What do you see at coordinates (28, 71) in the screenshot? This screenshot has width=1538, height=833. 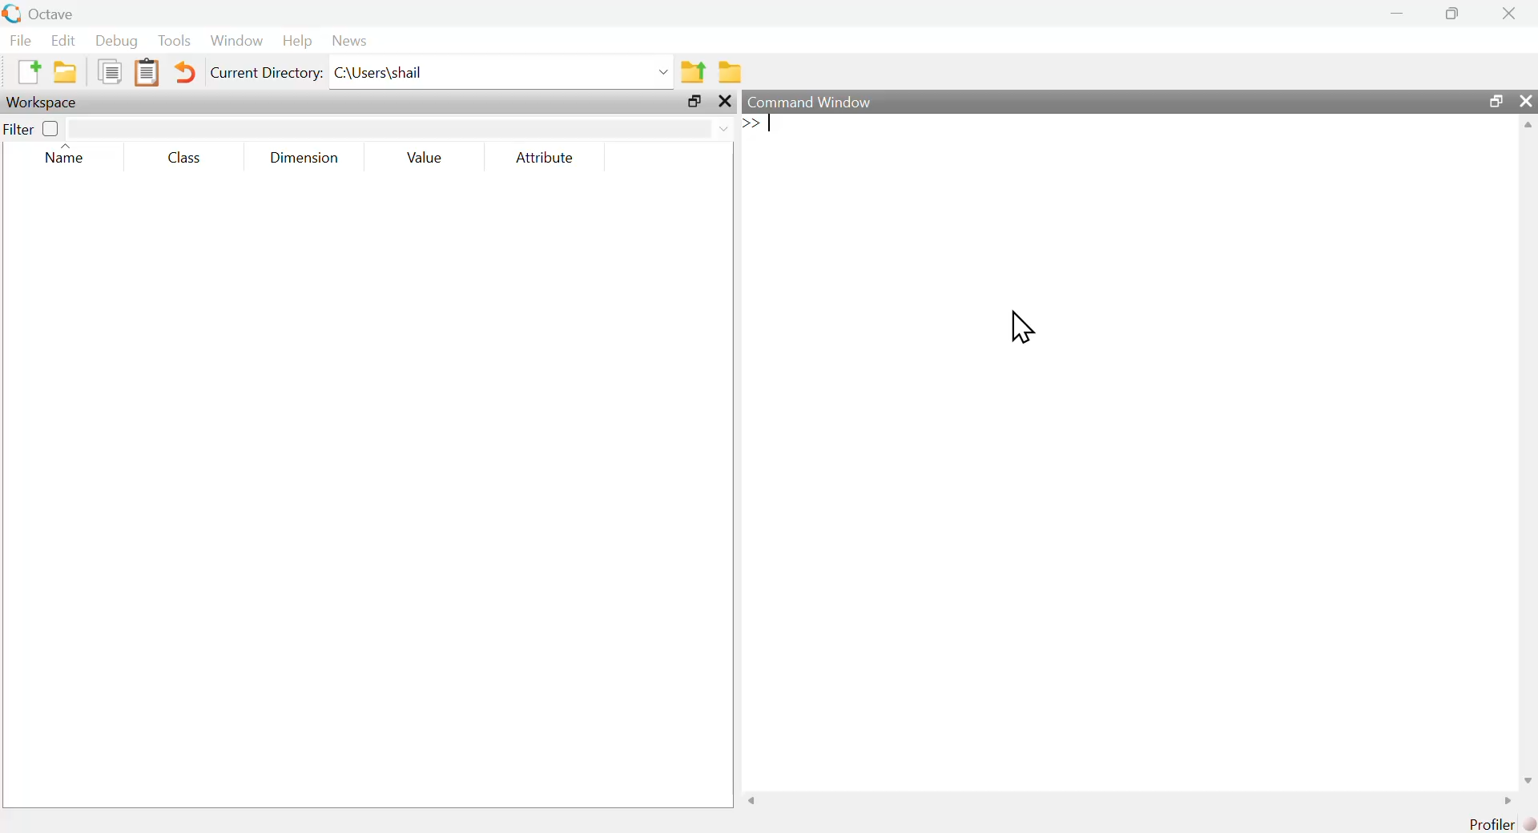 I see `New File` at bounding box center [28, 71].